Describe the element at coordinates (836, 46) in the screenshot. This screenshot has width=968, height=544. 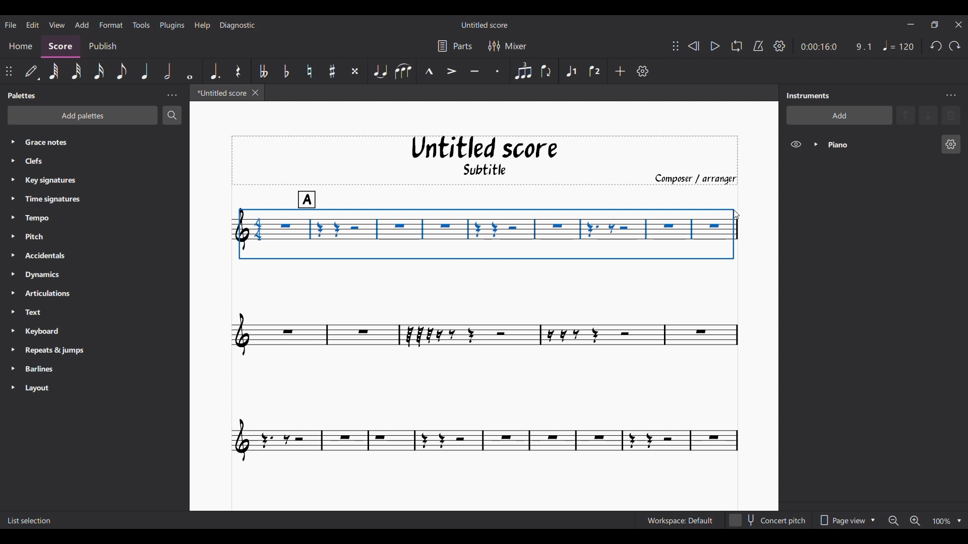
I see `Ratio and duration of current note in score` at that location.